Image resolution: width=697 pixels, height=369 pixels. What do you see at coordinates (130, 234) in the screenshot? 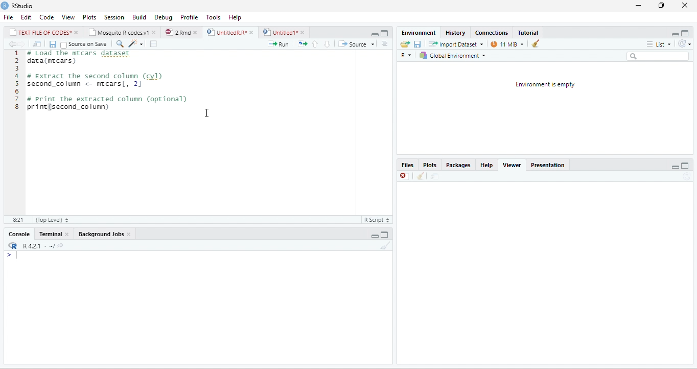
I see `close` at bounding box center [130, 234].